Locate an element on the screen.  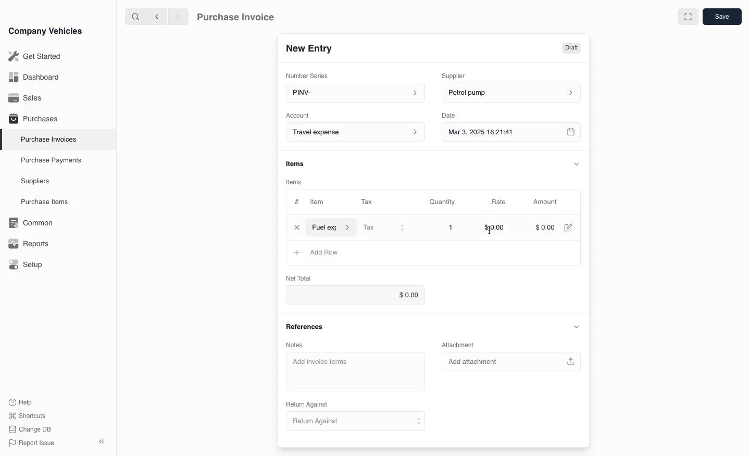
Account is located at coordinates (298, 115).